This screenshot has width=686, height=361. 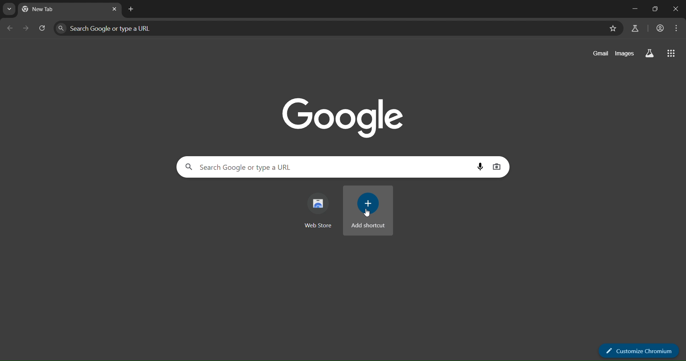 What do you see at coordinates (633, 10) in the screenshot?
I see `minimize` at bounding box center [633, 10].